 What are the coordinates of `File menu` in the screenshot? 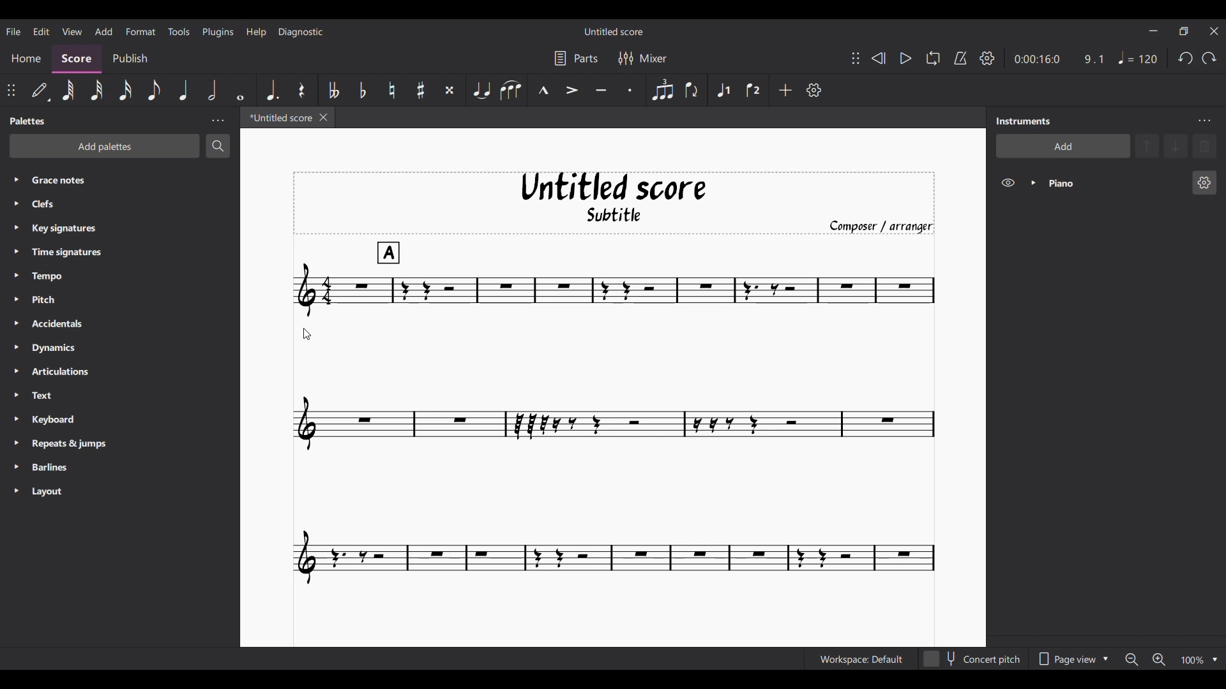 It's located at (13, 31).